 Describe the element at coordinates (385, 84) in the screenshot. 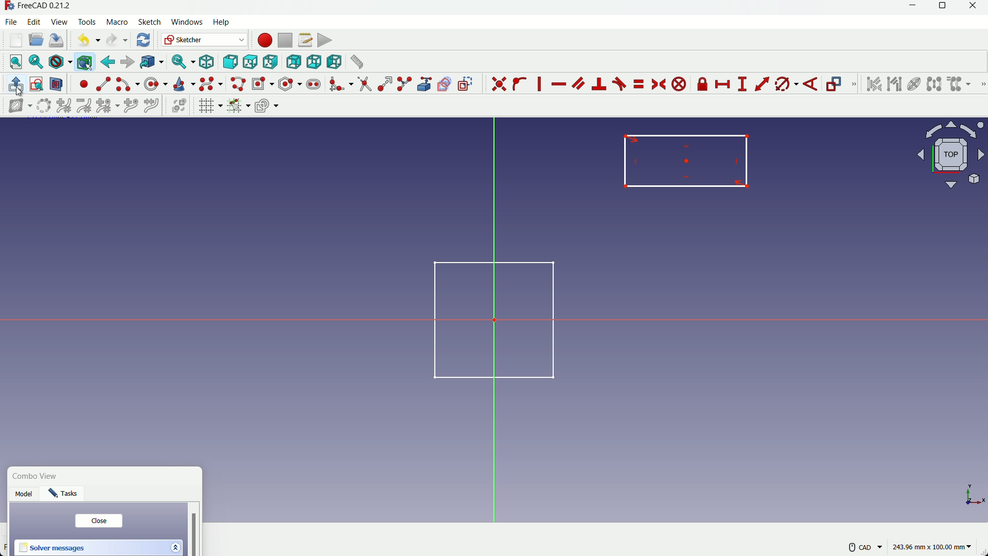

I see `extend edge` at that location.